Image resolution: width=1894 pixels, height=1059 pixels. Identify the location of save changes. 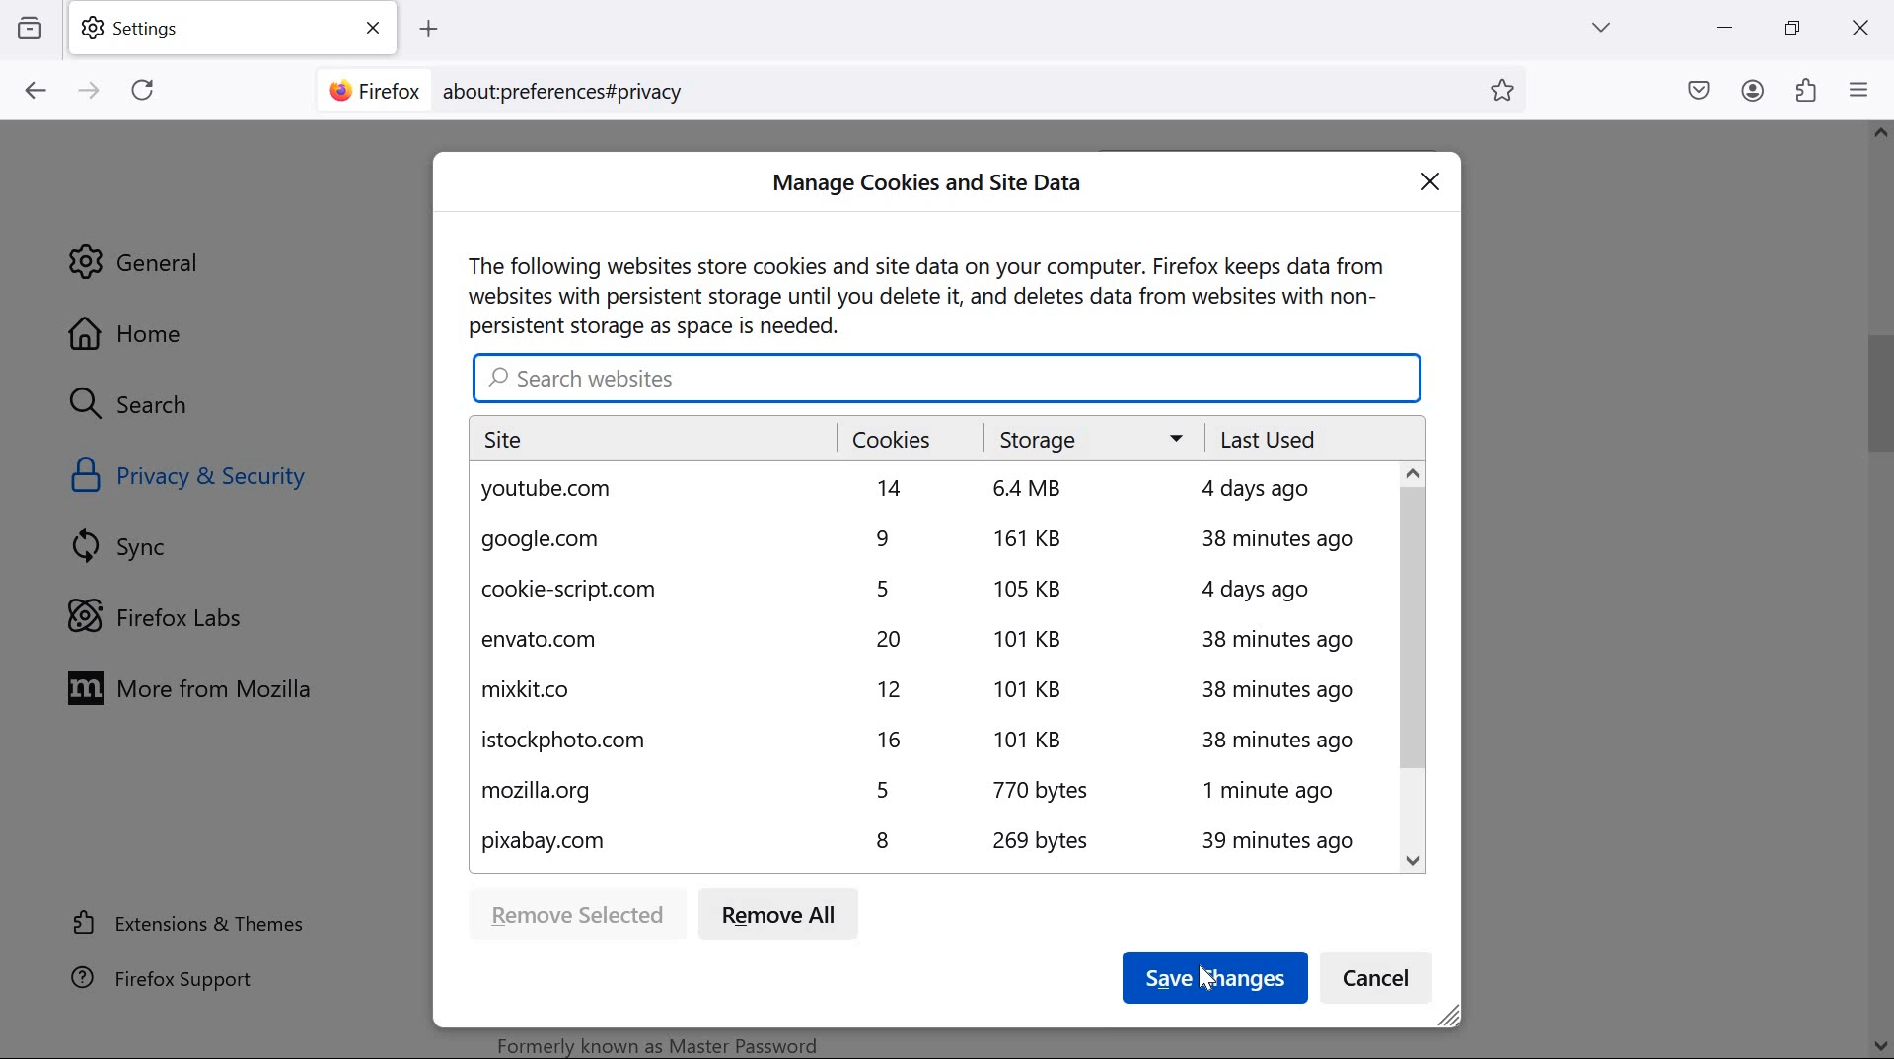
(1213, 978).